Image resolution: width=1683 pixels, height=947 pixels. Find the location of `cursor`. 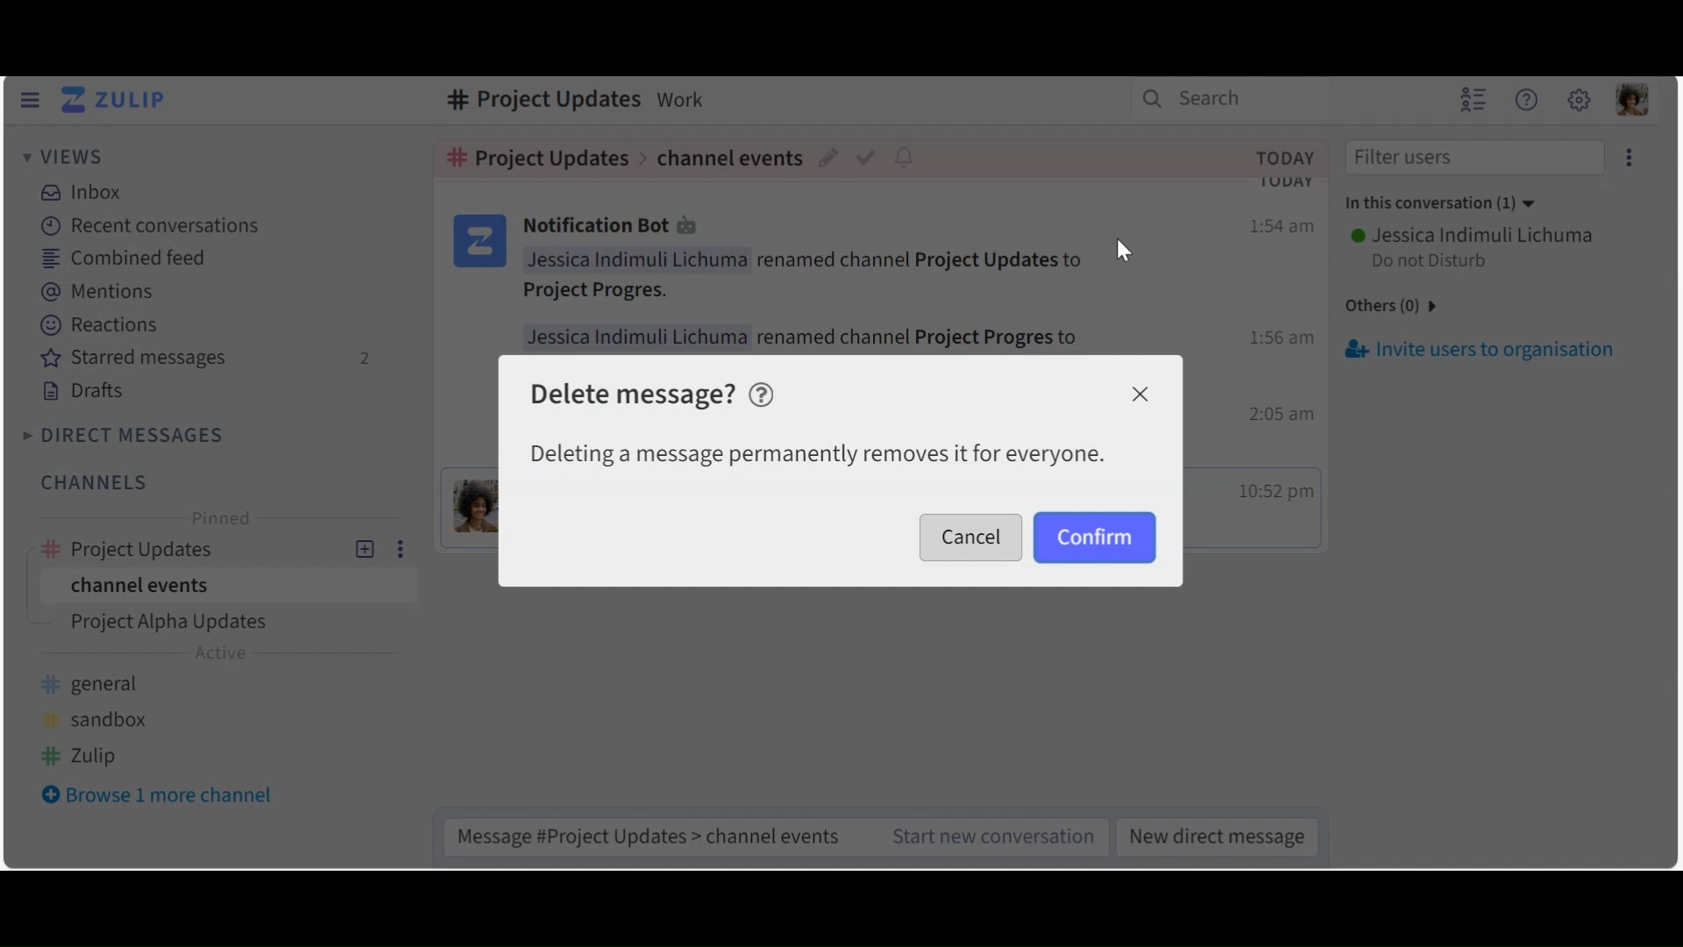

cursor is located at coordinates (1124, 252).